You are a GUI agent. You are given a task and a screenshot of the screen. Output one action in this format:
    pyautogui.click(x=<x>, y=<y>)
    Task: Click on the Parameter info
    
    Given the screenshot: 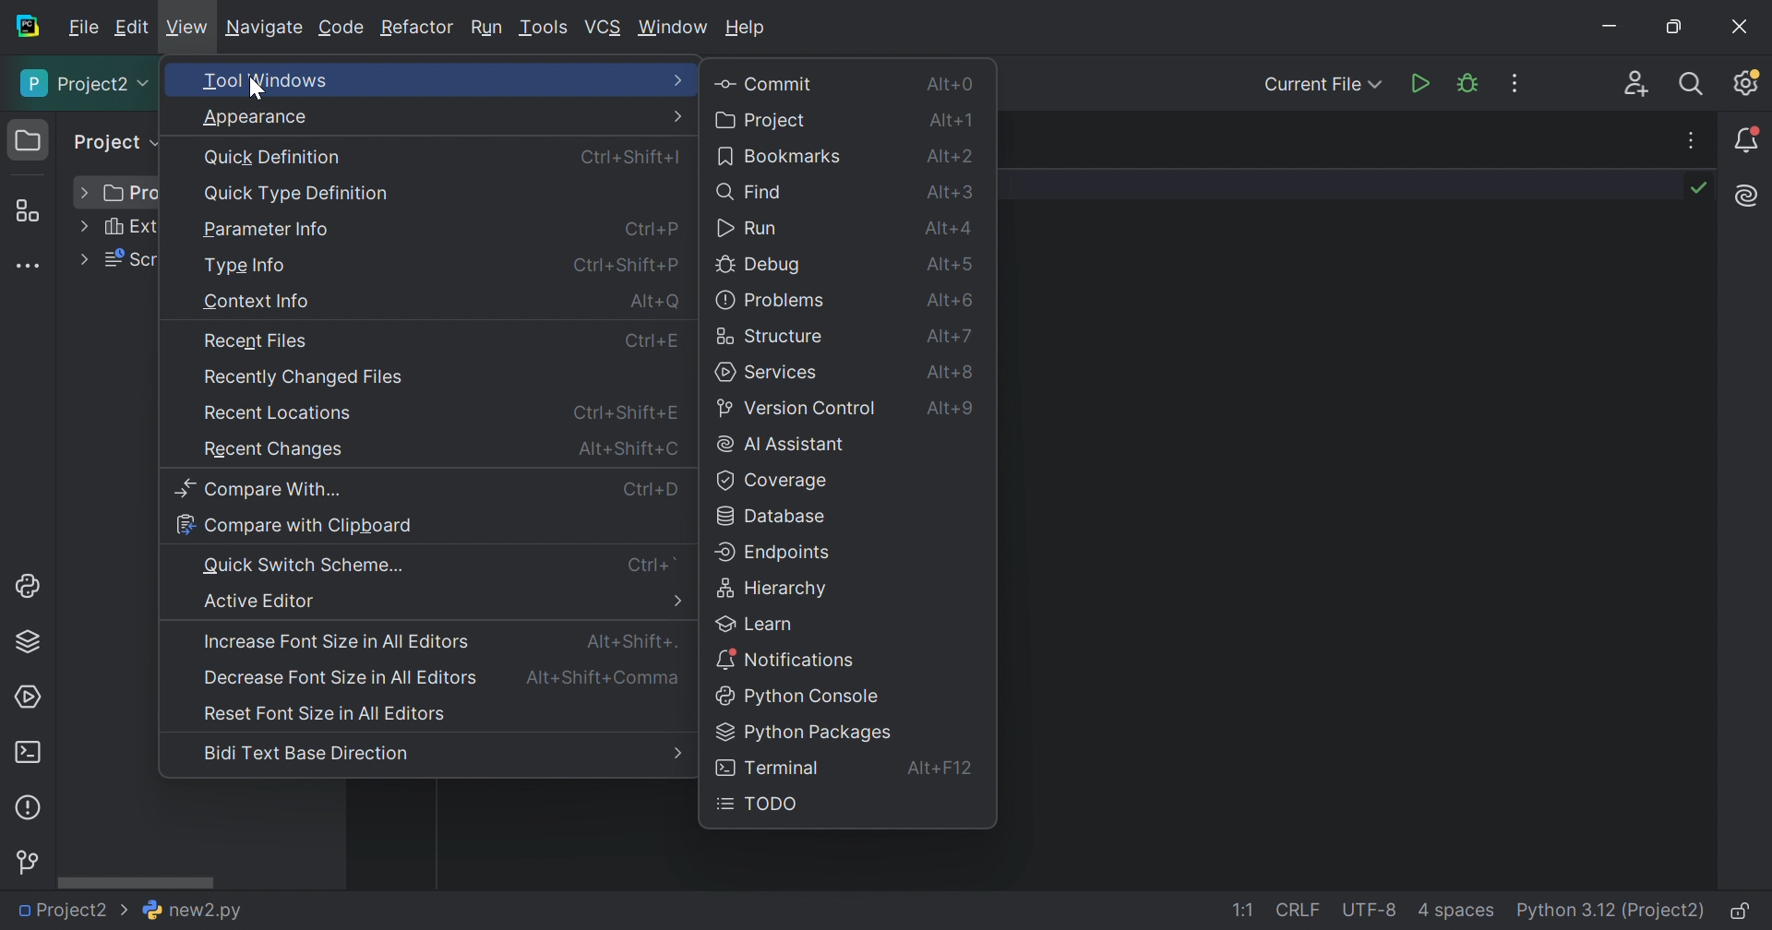 What is the action you would take?
    pyautogui.click(x=269, y=230)
    